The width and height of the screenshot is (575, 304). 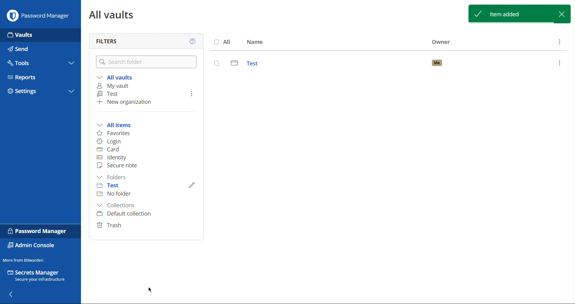 What do you see at coordinates (22, 63) in the screenshot?
I see `Tools` at bounding box center [22, 63].